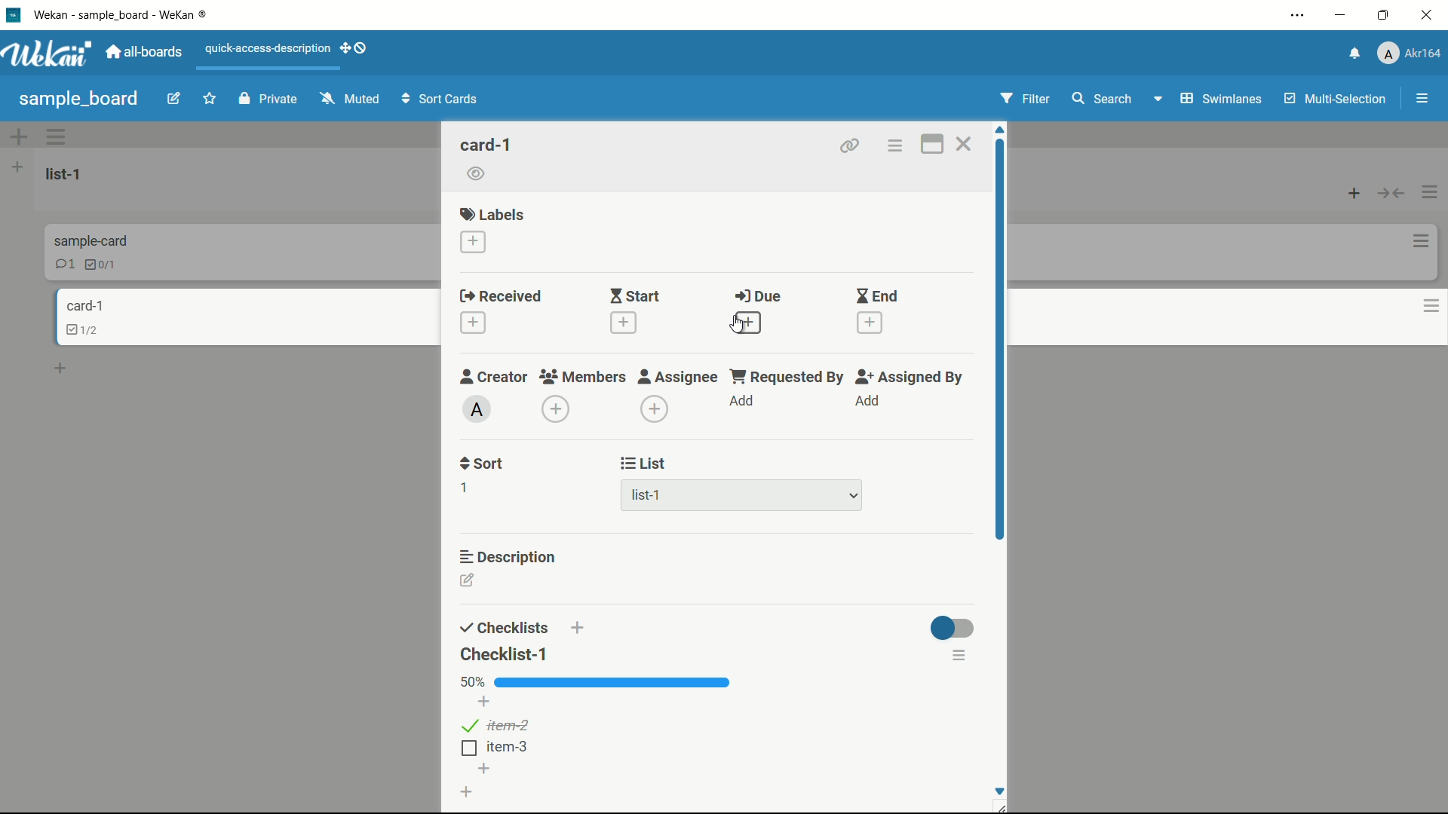 This screenshot has width=1448, height=814. I want to click on requested by, so click(789, 379).